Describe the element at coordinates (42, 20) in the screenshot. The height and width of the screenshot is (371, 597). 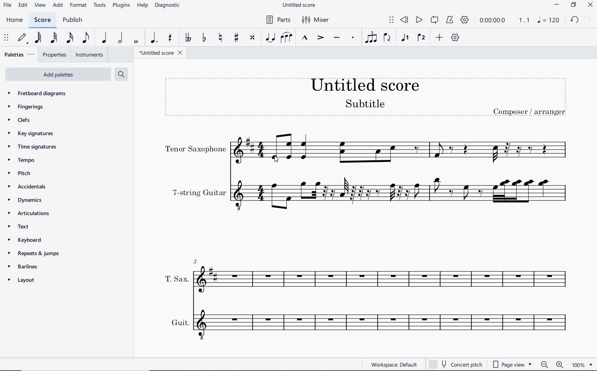
I see `SCORE` at that location.